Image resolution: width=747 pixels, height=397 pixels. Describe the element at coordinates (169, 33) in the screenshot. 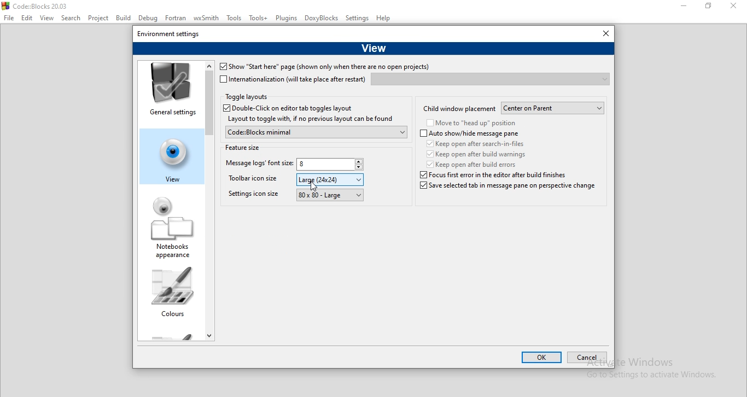

I see `environment settings` at that location.